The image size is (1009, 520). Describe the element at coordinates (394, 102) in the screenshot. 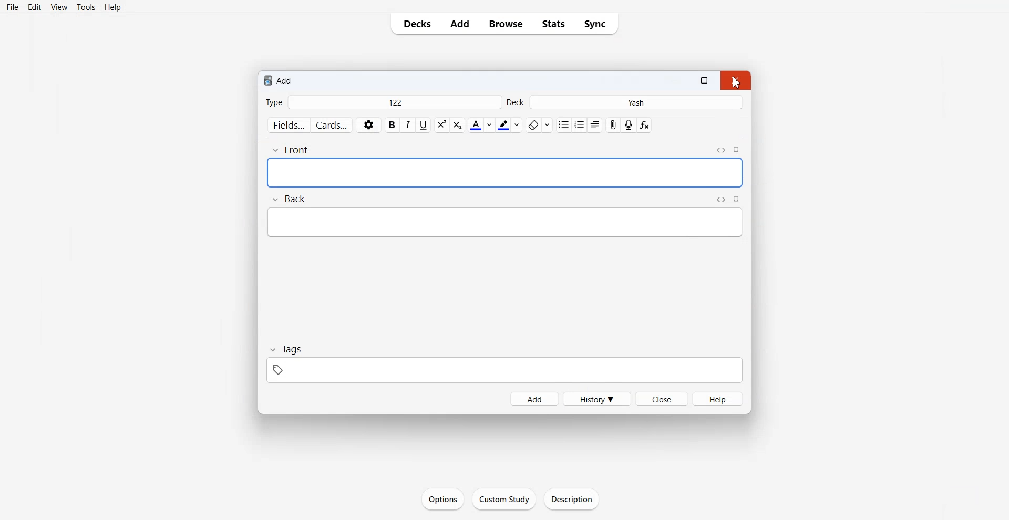

I see `122` at that location.